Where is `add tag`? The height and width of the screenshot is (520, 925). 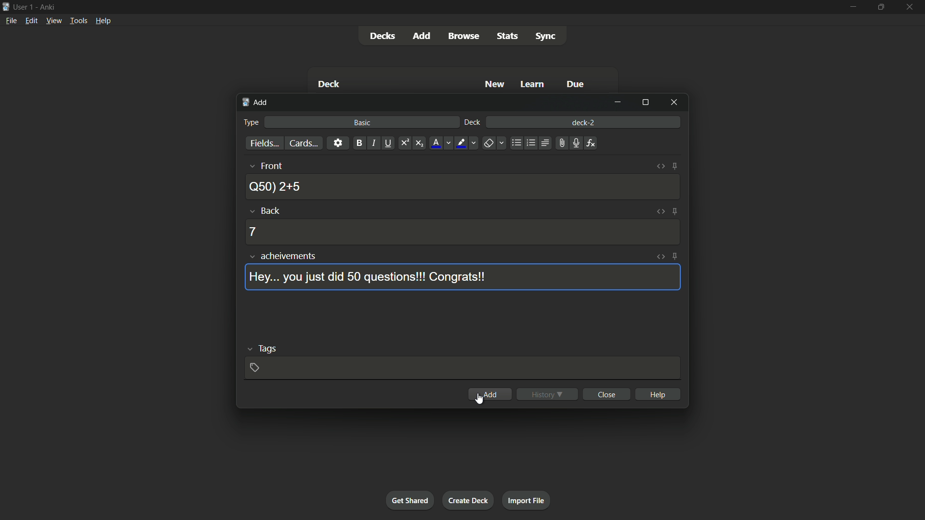
add tag is located at coordinates (253, 368).